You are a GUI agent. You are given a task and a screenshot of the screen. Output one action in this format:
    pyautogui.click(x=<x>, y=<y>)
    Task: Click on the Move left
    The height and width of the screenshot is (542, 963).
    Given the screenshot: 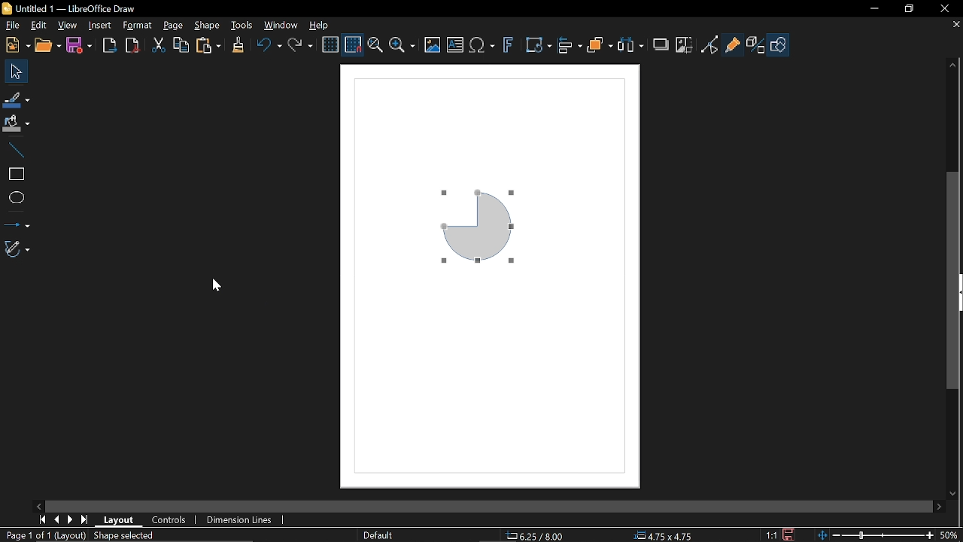 What is the action you would take?
    pyautogui.click(x=38, y=507)
    